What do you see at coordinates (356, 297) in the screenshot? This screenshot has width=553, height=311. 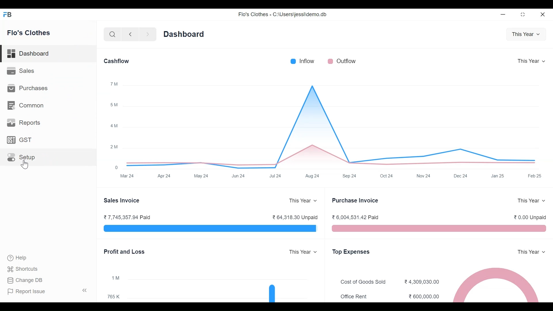 I see `Office Rent` at bounding box center [356, 297].